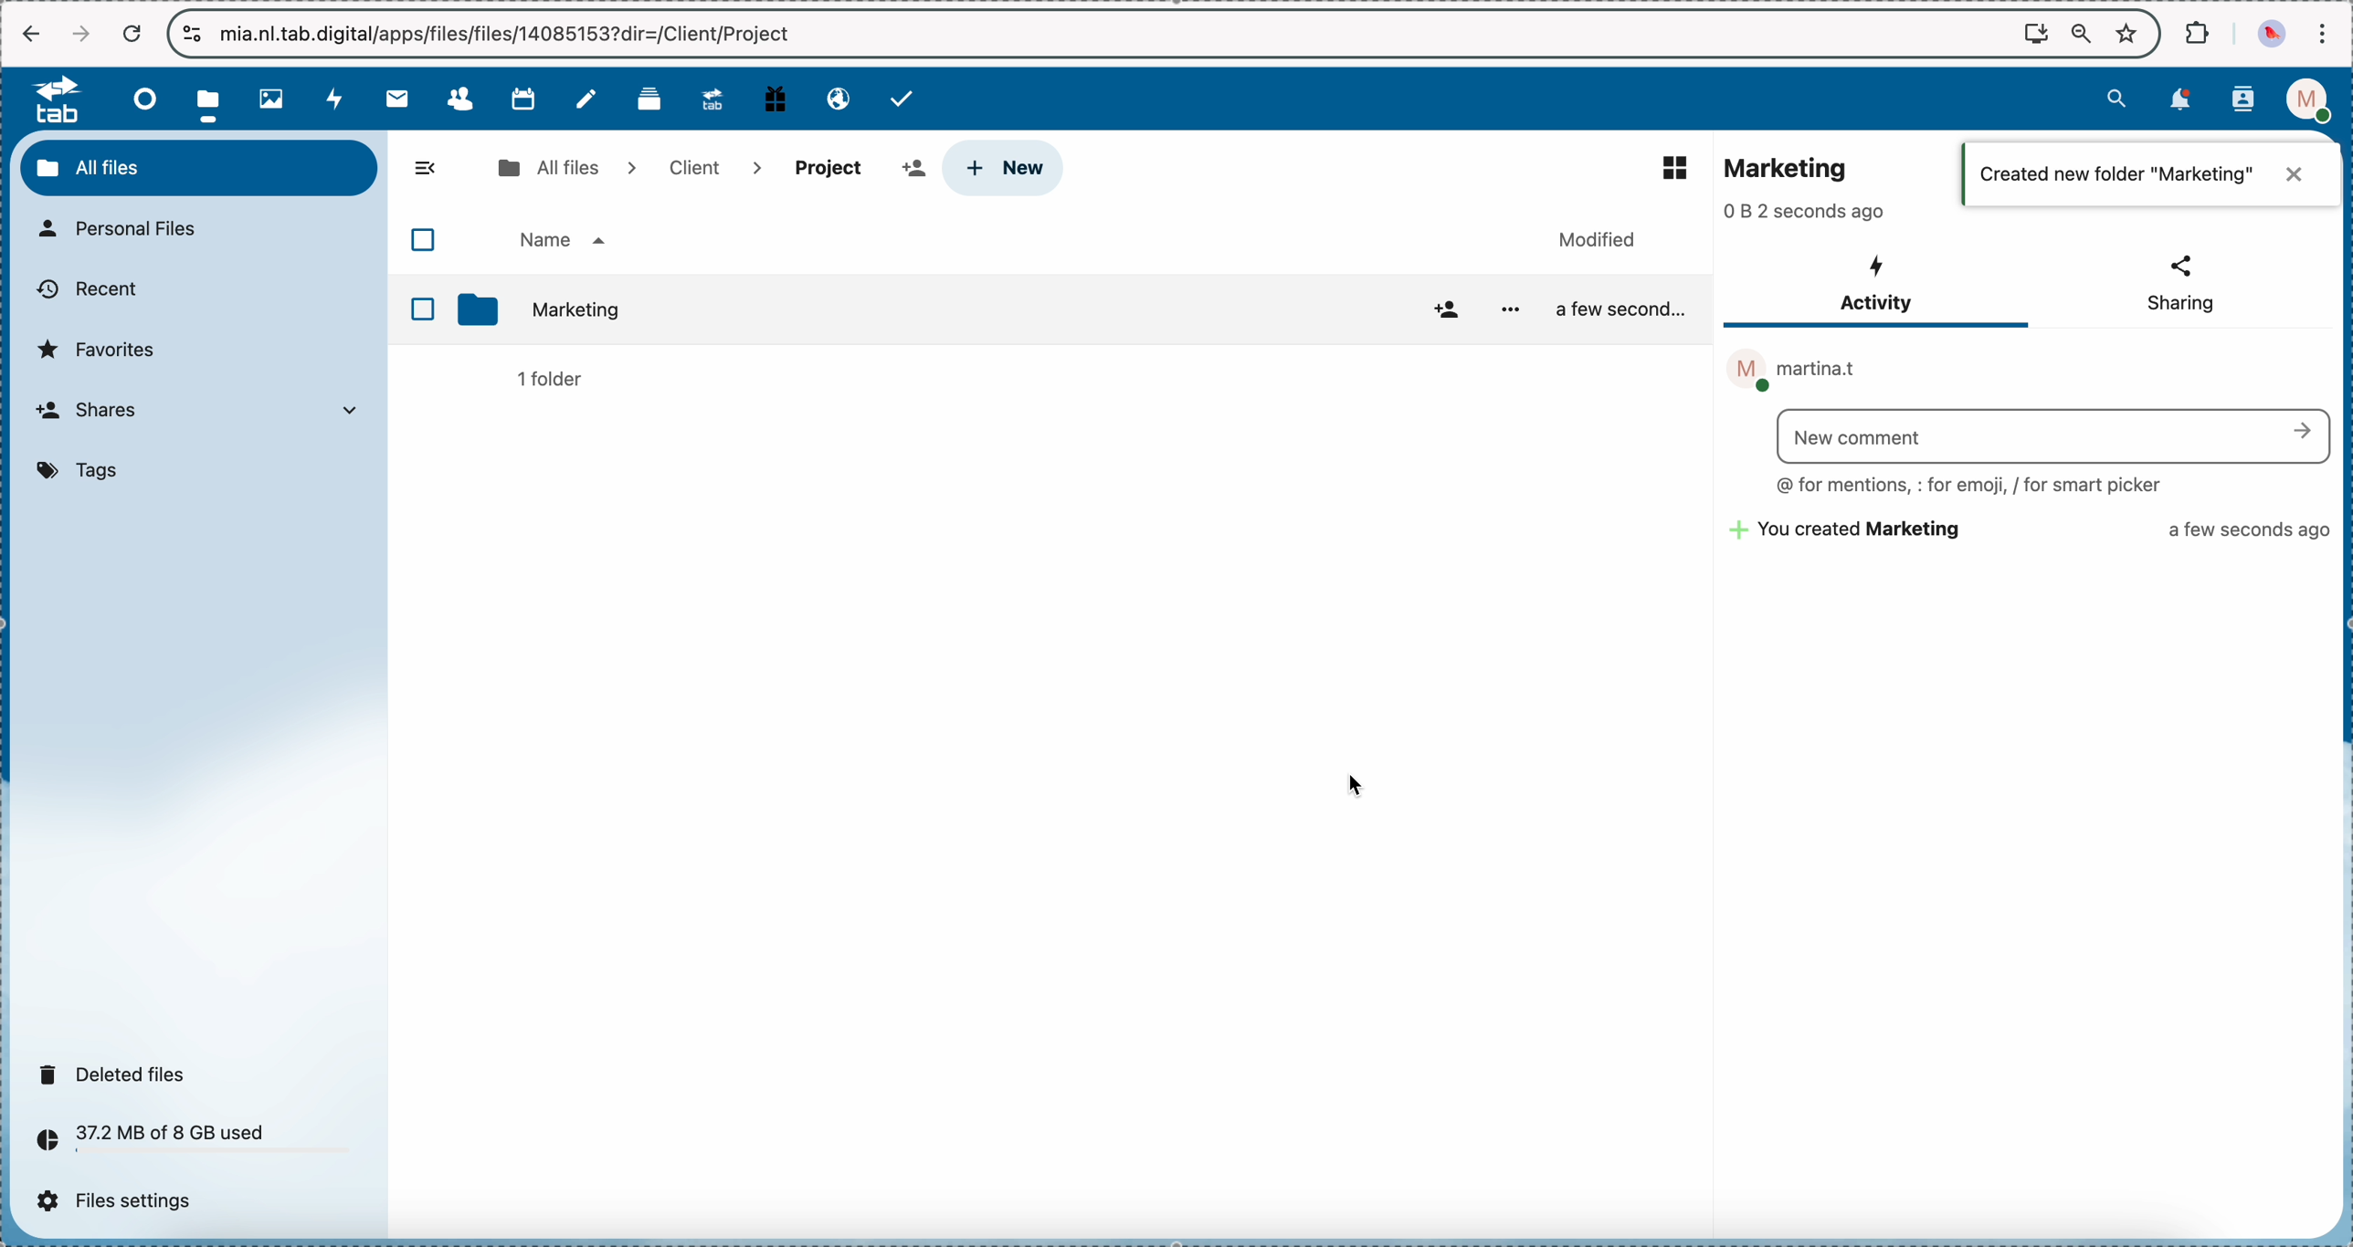 This screenshot has height=1247, width=2353. What do you see at coordinates (206, 413) in the screenshot?
I see `shares` at bounding box center [206, 413].